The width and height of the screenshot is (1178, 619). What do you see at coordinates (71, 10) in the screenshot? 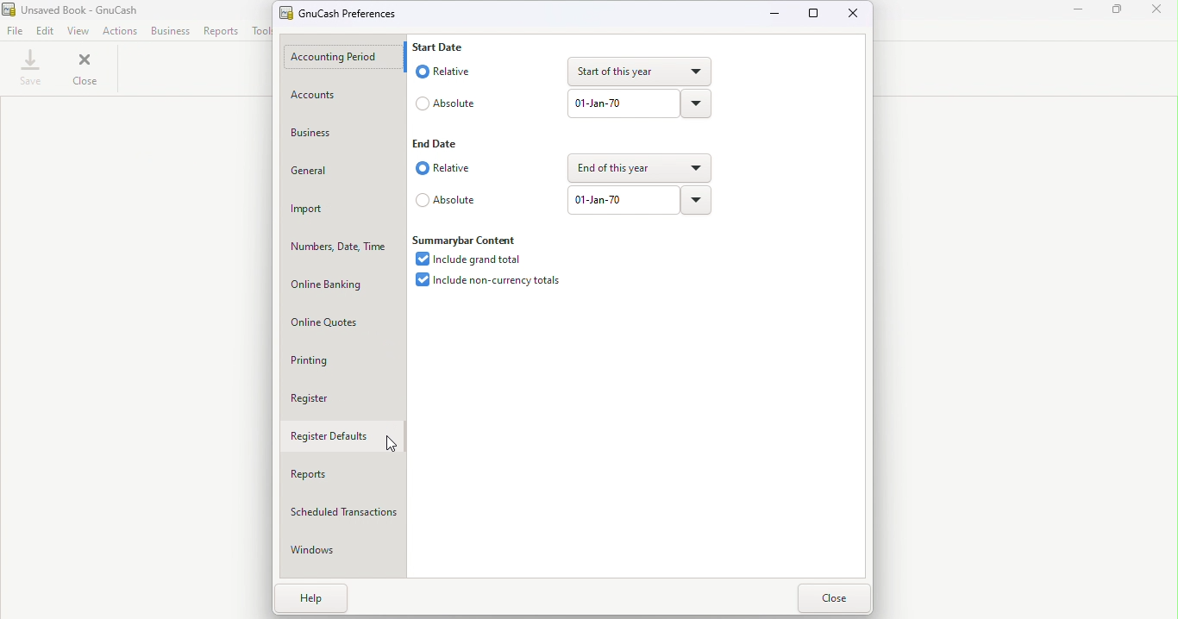
I see `file name` at bounding box center [71, 10].